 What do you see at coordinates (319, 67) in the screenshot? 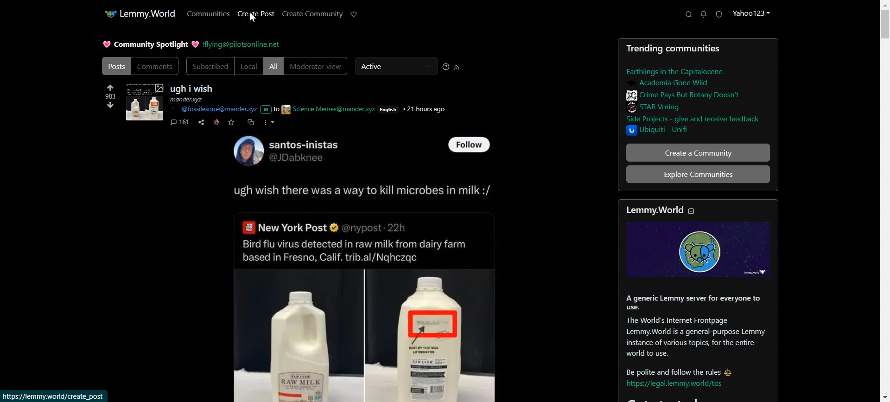
I see `Moderator view` at bounding box center [319, 67].